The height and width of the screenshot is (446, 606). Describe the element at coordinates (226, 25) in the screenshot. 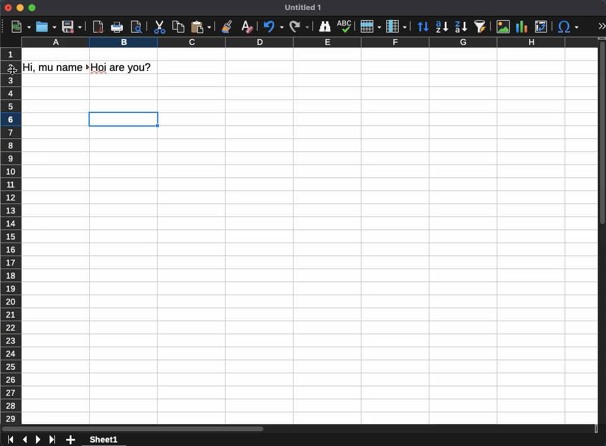

I see `clone formatting` at that location.